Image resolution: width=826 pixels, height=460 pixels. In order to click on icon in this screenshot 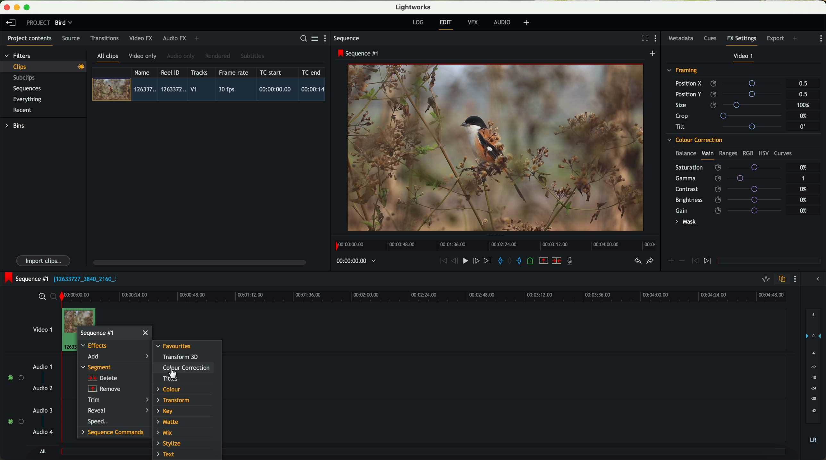, I will do `click(681, 261)`.